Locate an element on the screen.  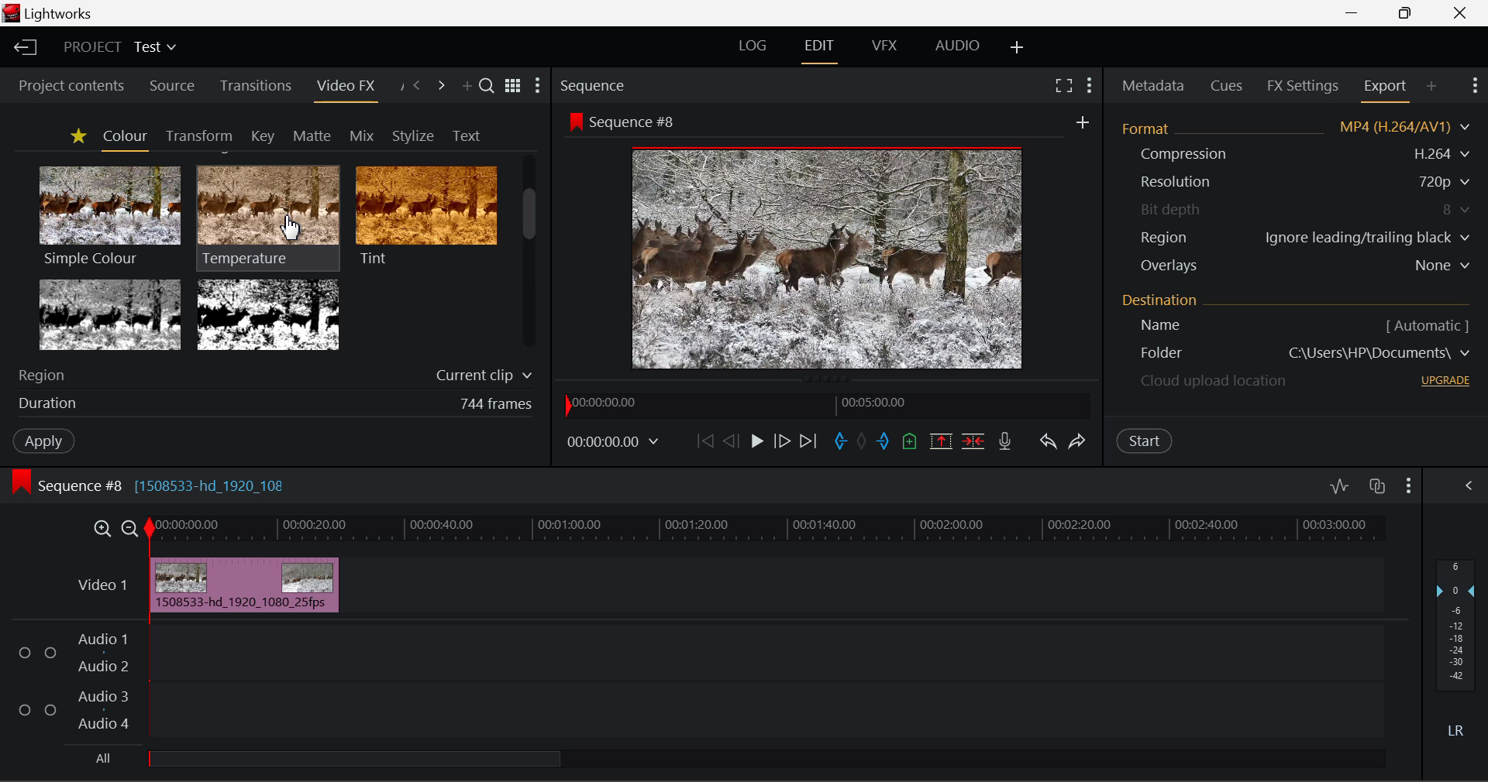
Sequence #8 [1508533-hd_1920_108 is located at coordinates (166, 482).